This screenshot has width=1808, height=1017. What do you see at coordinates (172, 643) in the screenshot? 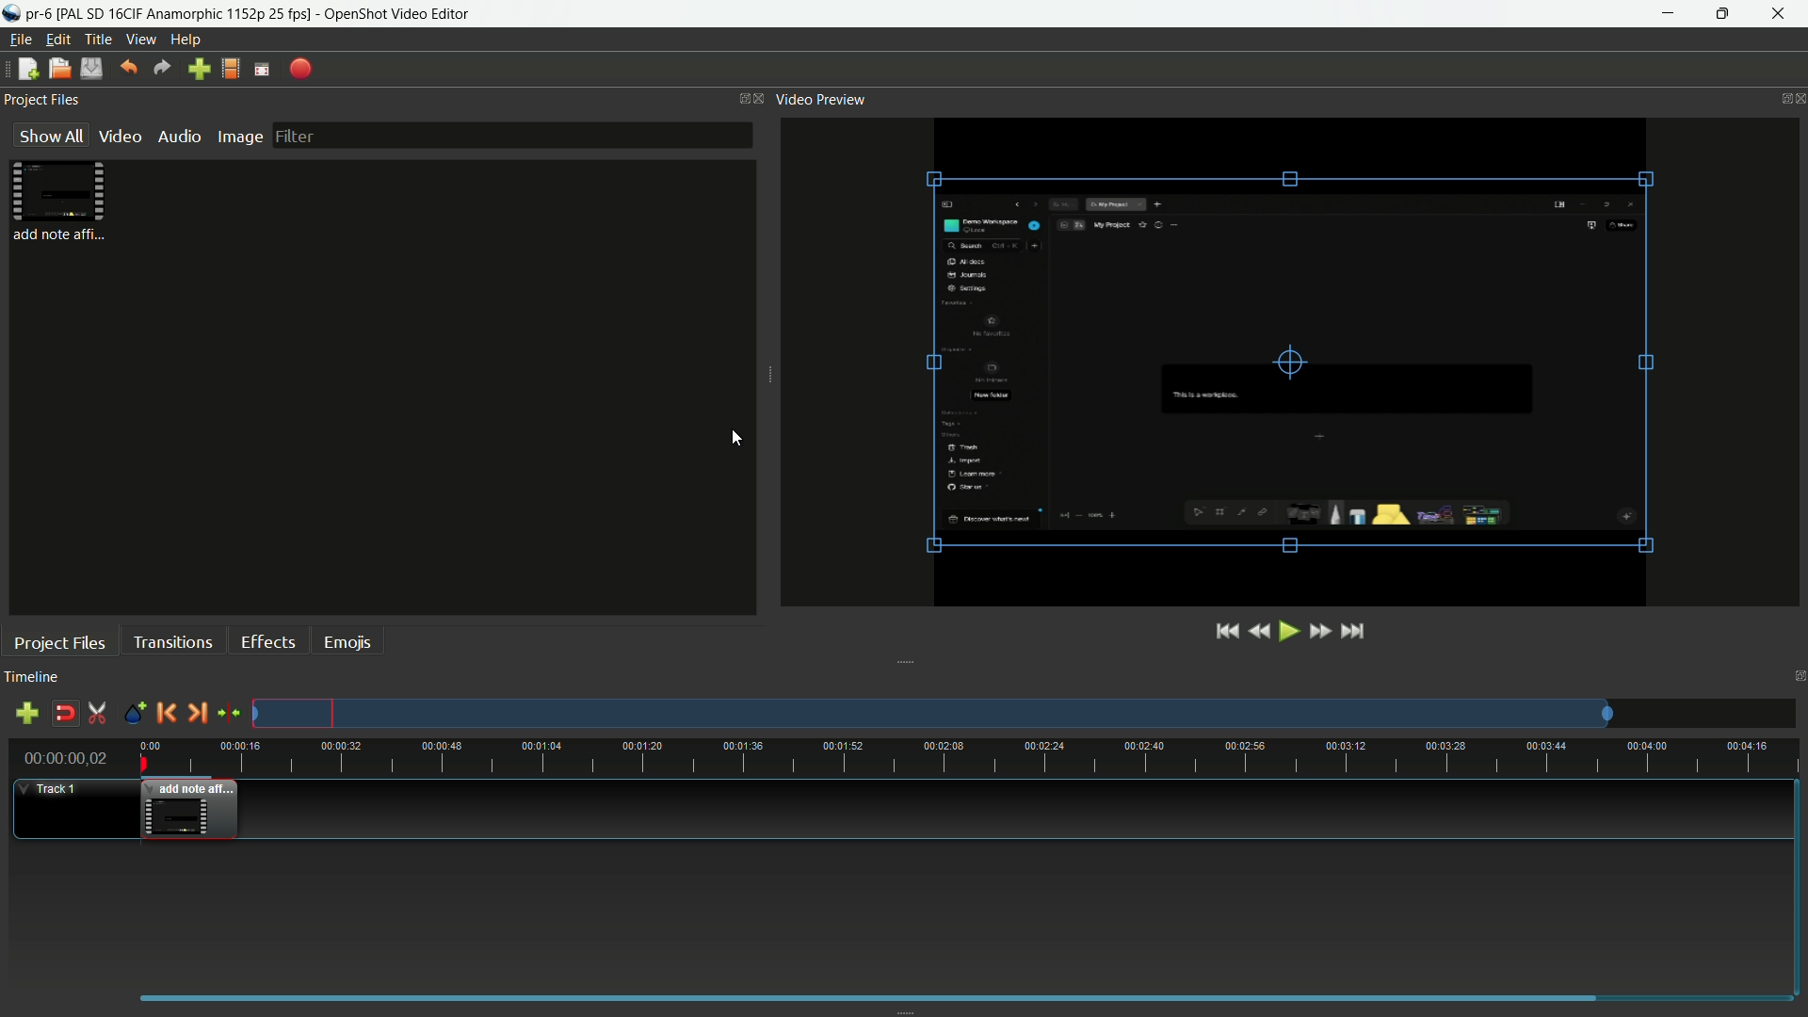
I see `transitions` at bounding box center [172, 643].